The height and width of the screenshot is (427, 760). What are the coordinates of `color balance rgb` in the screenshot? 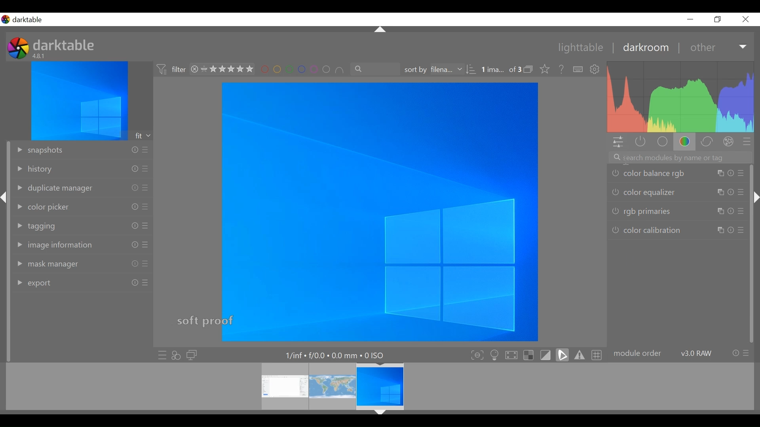 It's located at (648, 173).